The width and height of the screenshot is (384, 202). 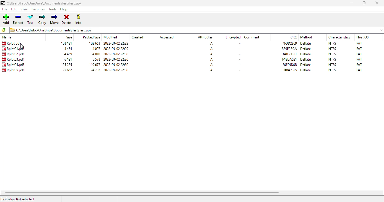 What do you see at coordinates (116, 70) in the screenshot?
I see `modified date & time` at bounding box center [116, 70].